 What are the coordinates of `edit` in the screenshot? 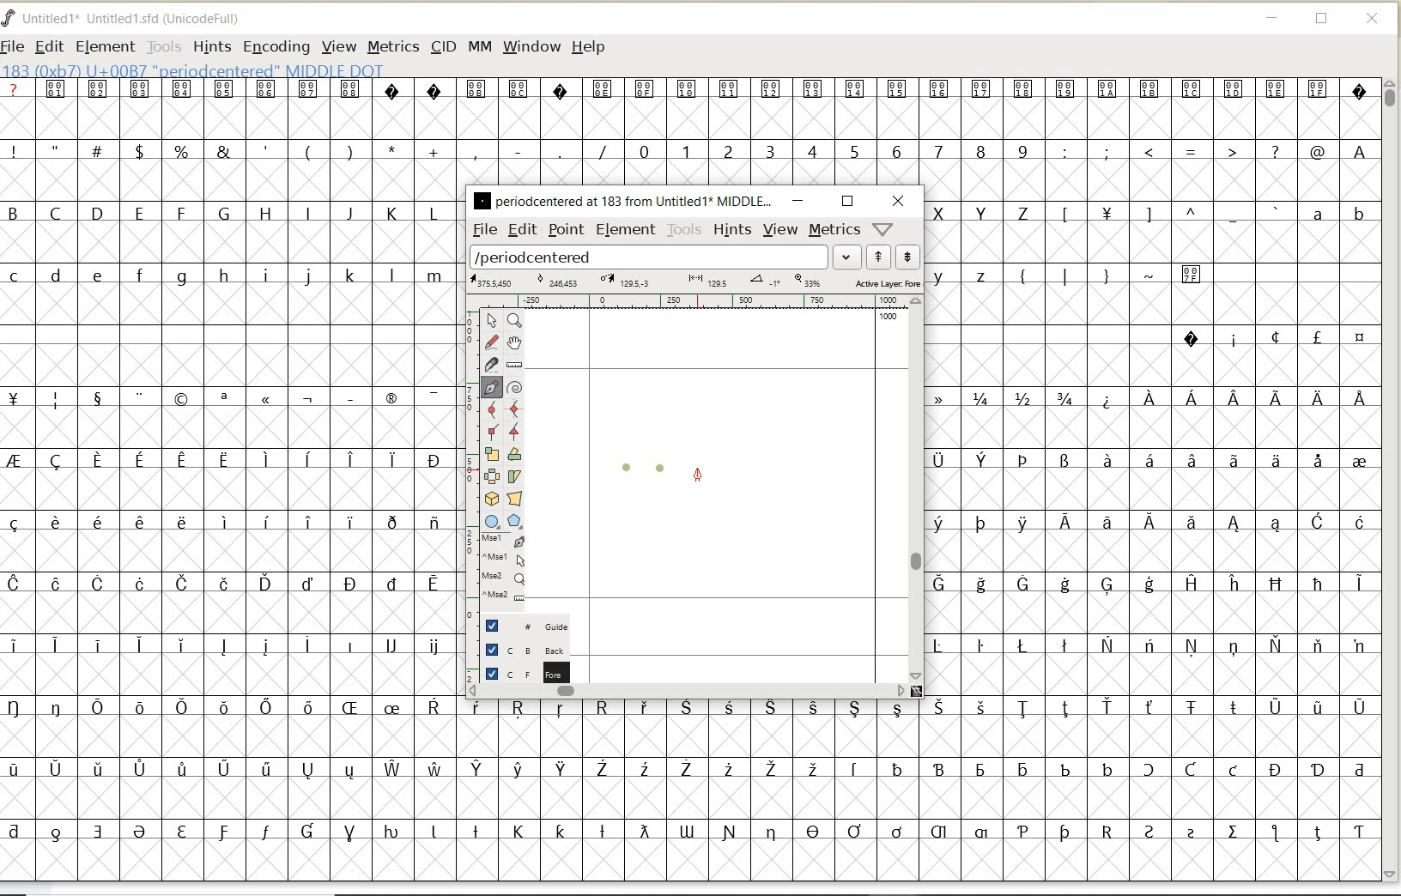 It's located at (521, 229).